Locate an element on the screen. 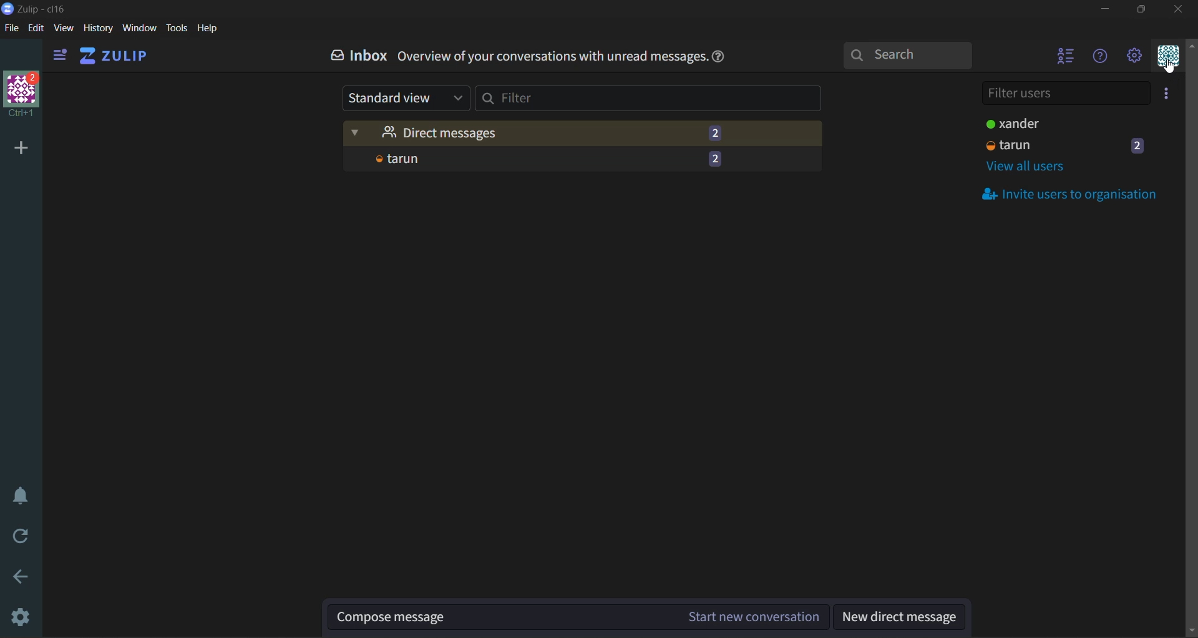 This screenshot has height=638, width=1198. filter users is located at coordinates (1064, 94).